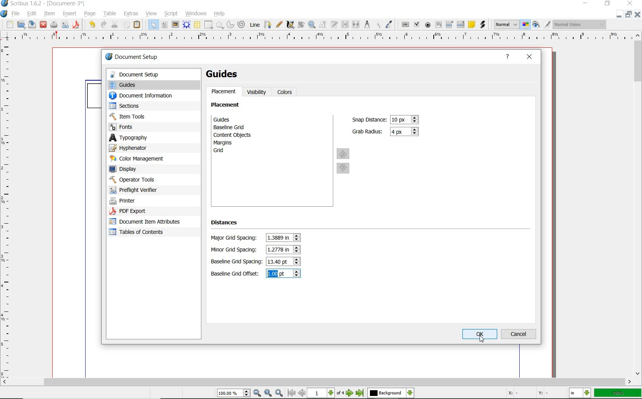  What do you see at coordinates (150, 180) in the screenshot?
I see `operator tools` at bounding box center [150, 180].